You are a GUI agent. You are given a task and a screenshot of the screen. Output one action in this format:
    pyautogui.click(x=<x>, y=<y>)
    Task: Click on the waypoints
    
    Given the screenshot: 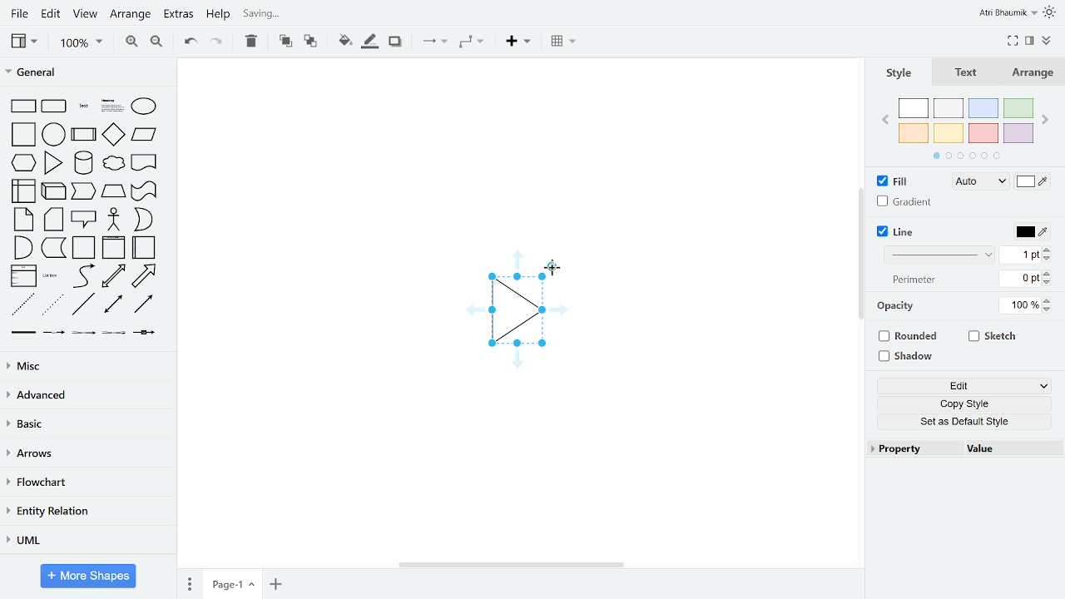 What is the action you would take?
    pyautogui.click(x=470, y=43)
    